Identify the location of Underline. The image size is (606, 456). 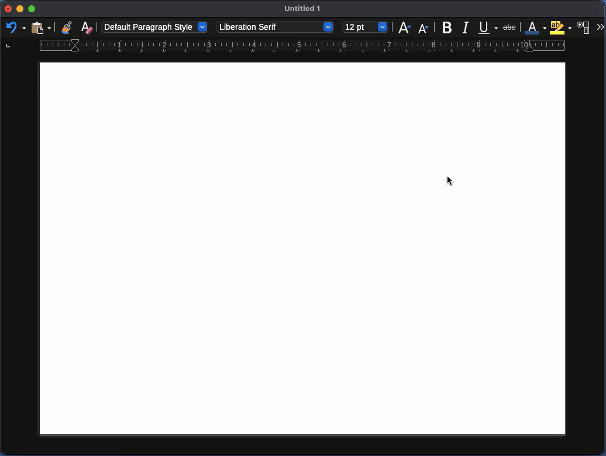
(488, 27).